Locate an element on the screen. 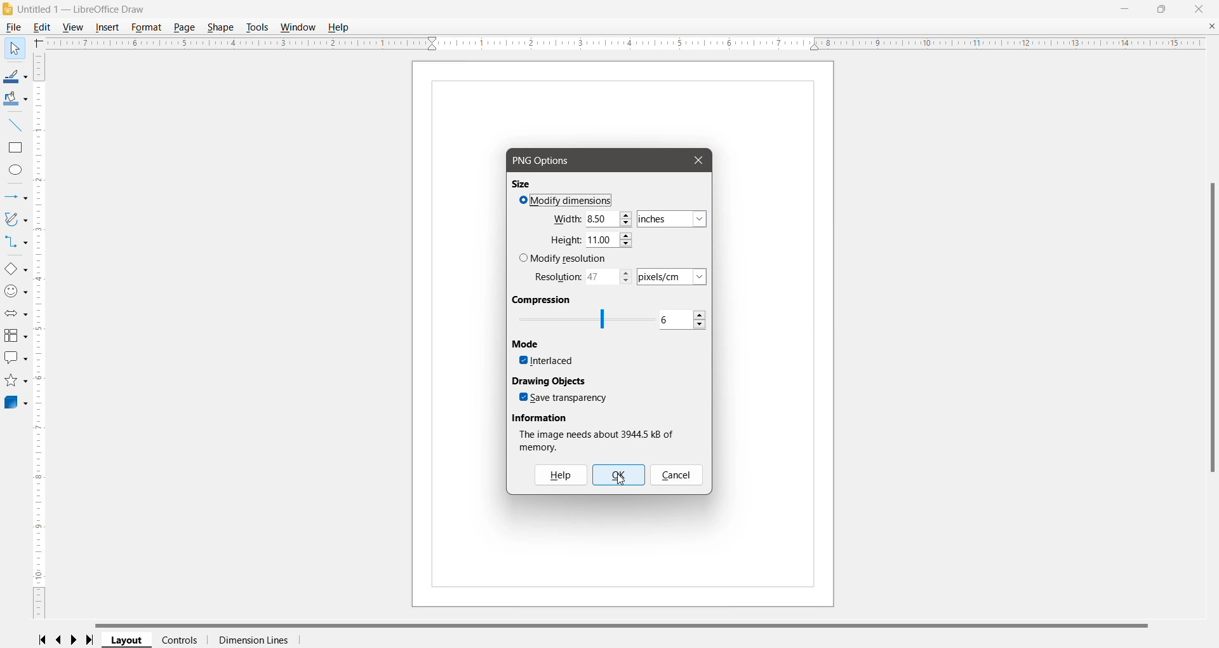 The width and height of the screenshot is (1219, 648). Curves and Polygons is located at coordinates (15, 220).